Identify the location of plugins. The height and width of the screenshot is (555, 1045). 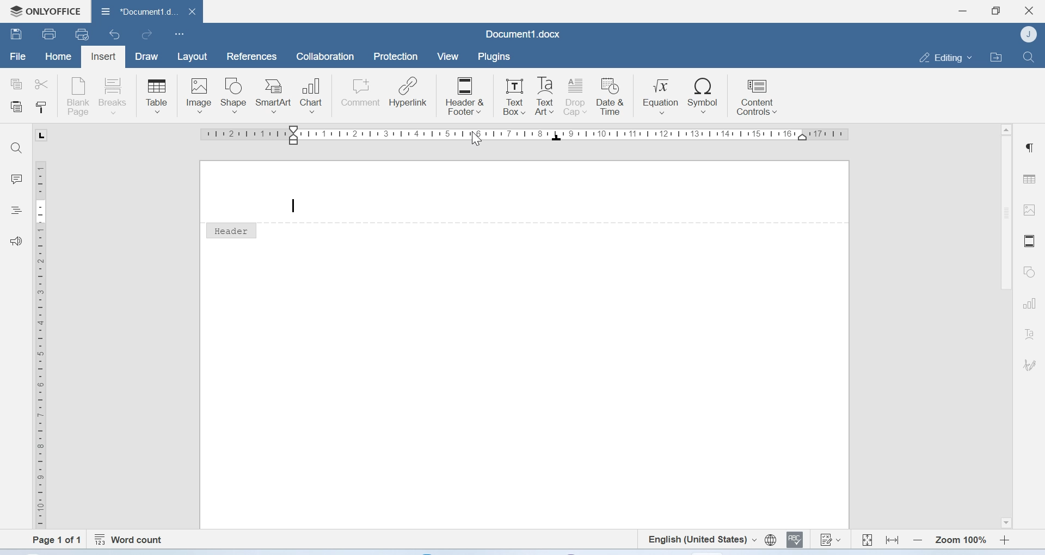
(499, 57).